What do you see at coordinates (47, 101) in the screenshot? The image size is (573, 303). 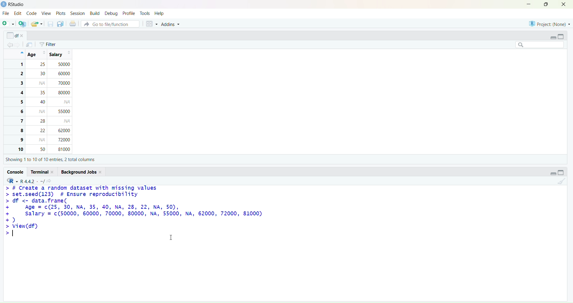 I see `Age Salary
1 25 50000
2 30 60000
3 N 70000
4 35 80000
5 40 NA
6 NA 55000
7 28 NA
8 22 62000
9 N 72000
10 50 81000` at bounding box center [47, 101].